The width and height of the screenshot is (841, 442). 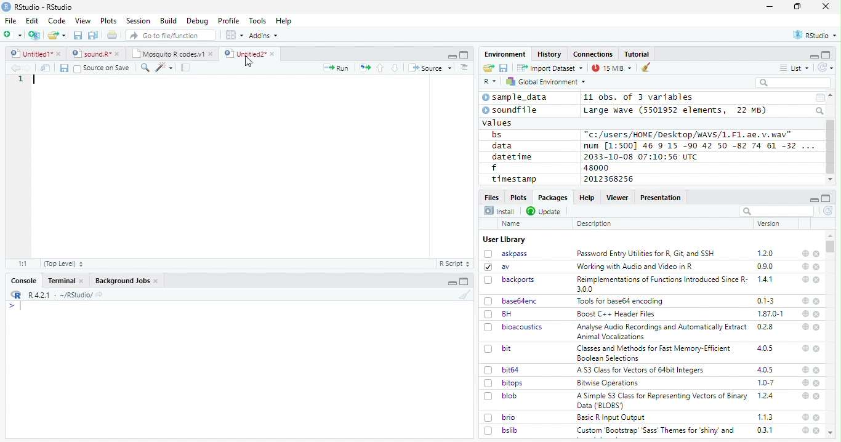 I want to click on Refresh, so click(x=829, y=212).